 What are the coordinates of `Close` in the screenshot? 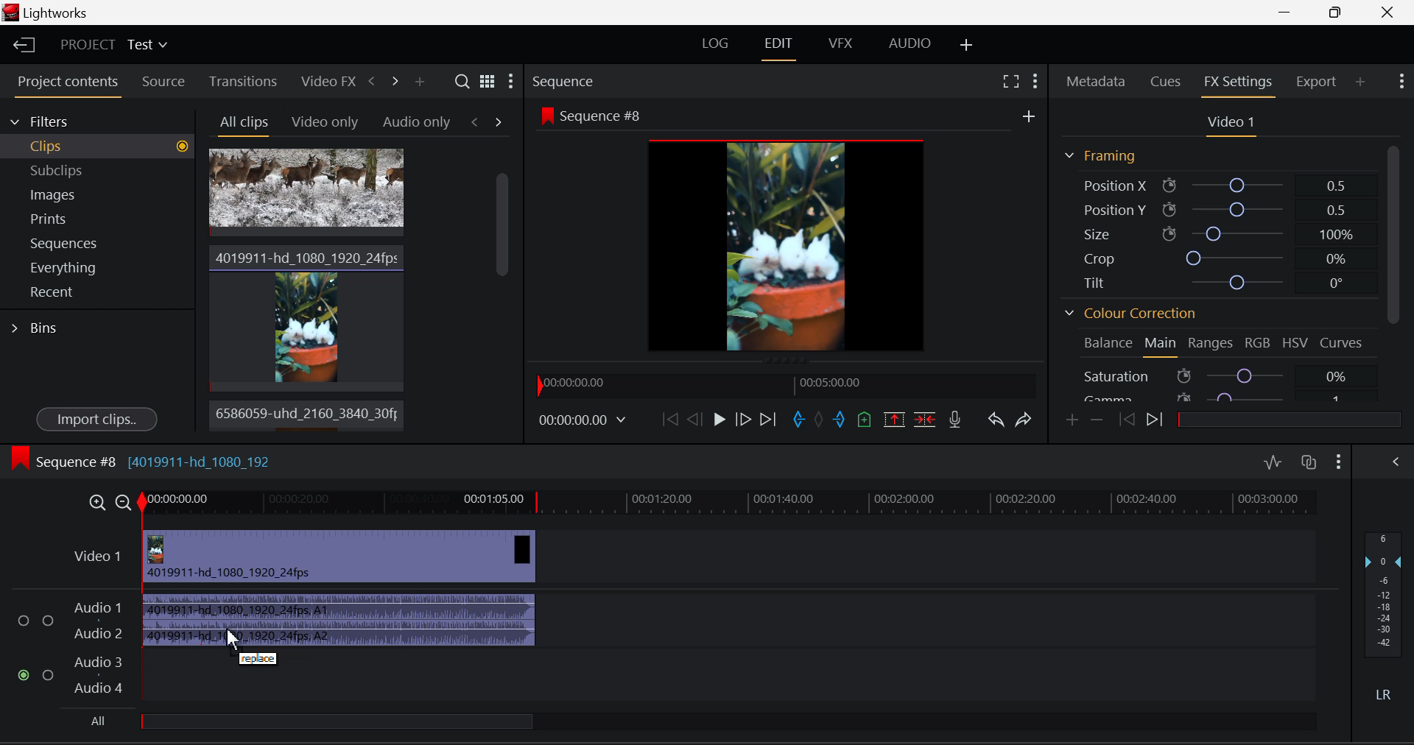 It's located at (1387, 13).